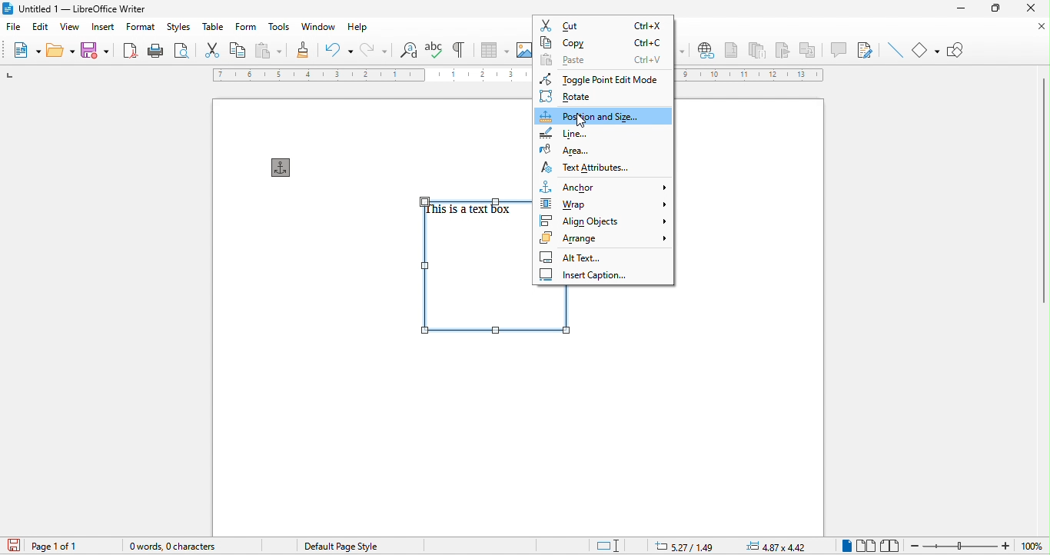 This screenshot has width=1050, height=555. Describe the element at coordinates (605, 238) in the screenshot. I see `arrange` at that location.